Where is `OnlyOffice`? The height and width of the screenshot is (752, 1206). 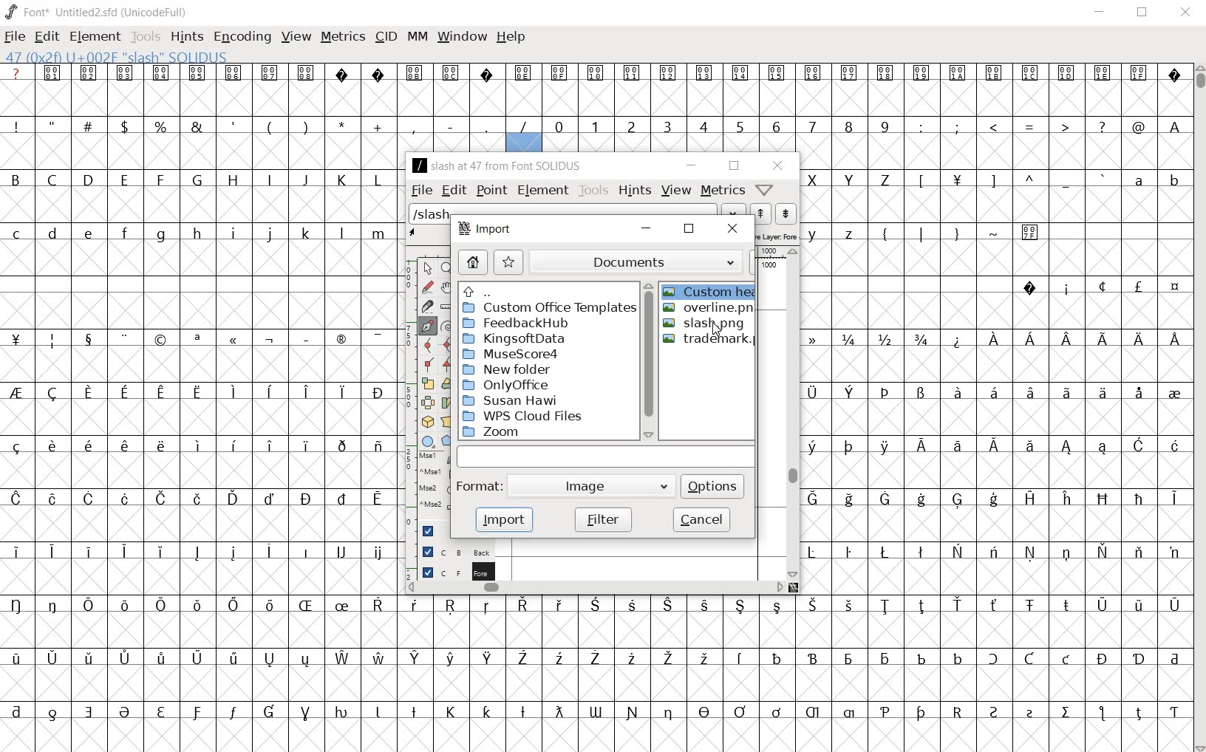 OnlyOffice is located at coordinates (508, 385).